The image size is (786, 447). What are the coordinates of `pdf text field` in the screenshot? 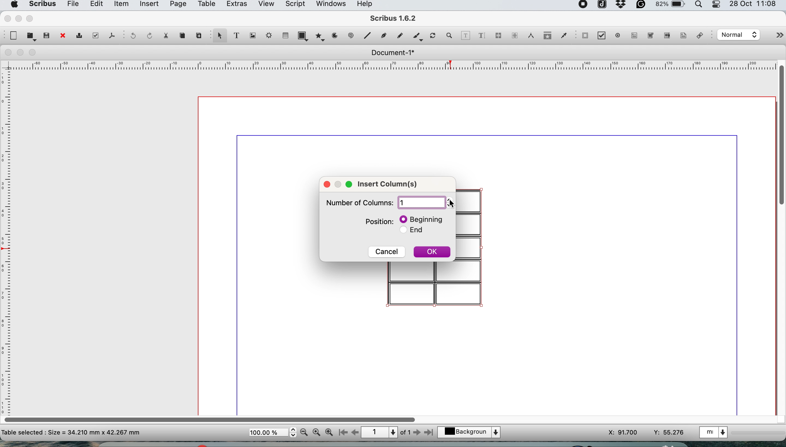 It's located at (633, 36).